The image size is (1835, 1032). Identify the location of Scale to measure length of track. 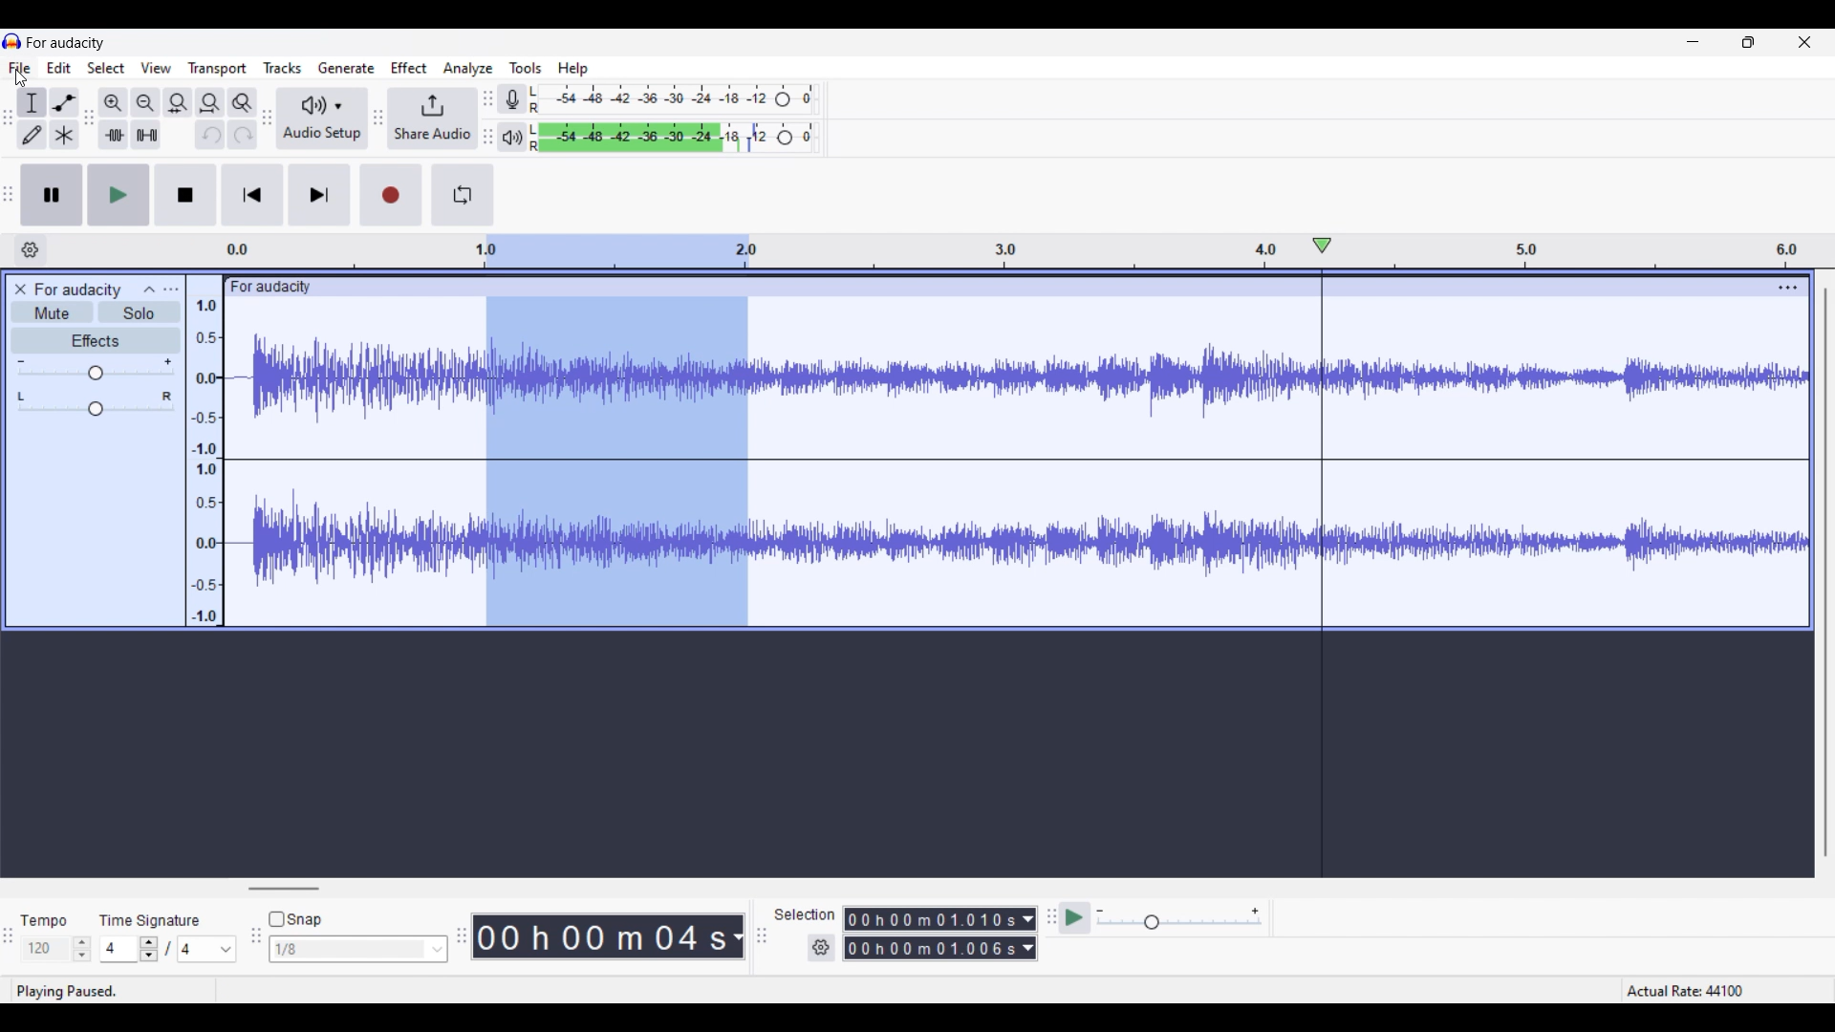
(1586, 250).